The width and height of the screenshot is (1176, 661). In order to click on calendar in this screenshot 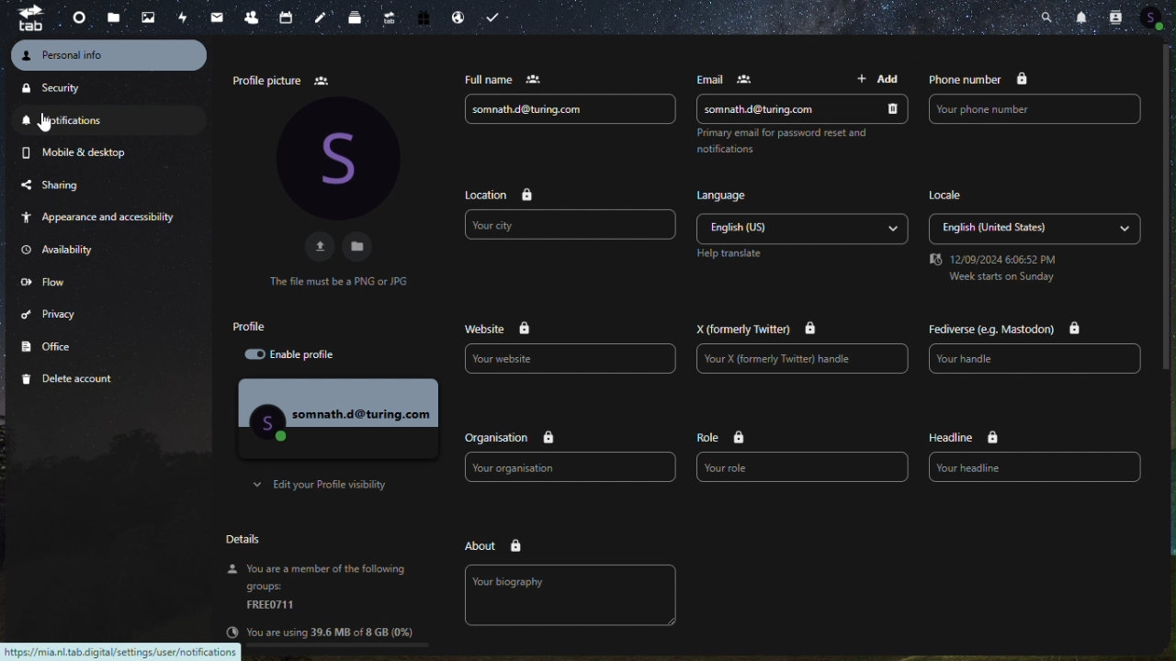, I will do `click(288, 16)`.